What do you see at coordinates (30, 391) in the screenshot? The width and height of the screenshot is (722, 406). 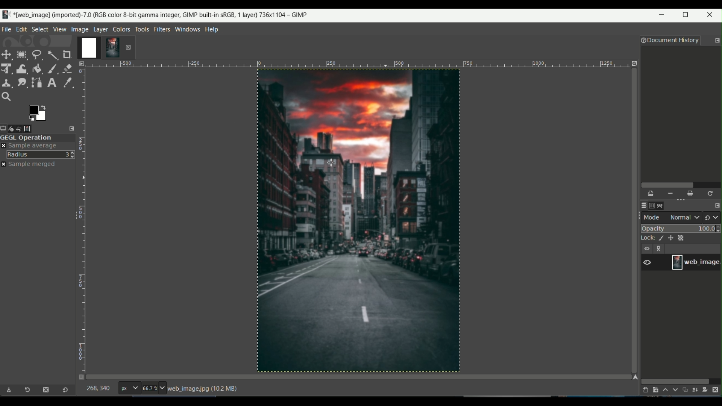 I see `restore tool preset` at bounding box center [30, 391].